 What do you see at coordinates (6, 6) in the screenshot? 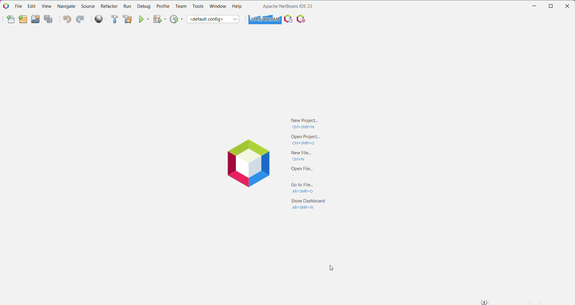
I see `Application Logo` at bounding box center [6, 6].